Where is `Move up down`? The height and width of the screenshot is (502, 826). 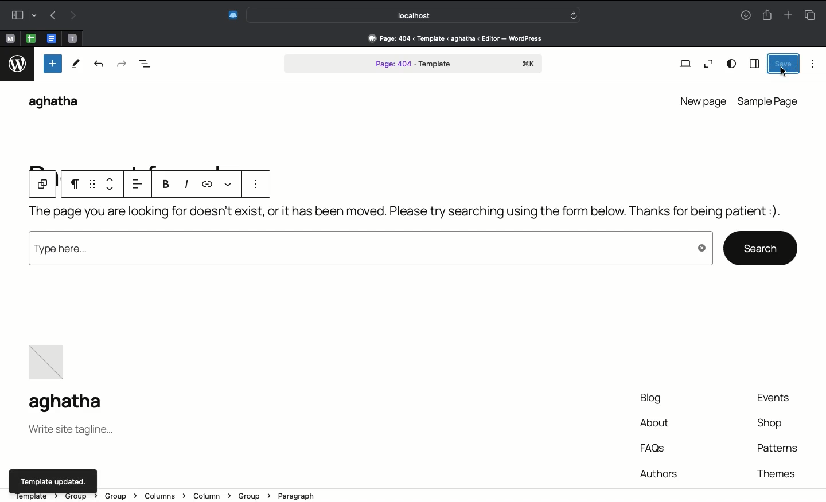
Move up down is located at coordinates (112, 184).